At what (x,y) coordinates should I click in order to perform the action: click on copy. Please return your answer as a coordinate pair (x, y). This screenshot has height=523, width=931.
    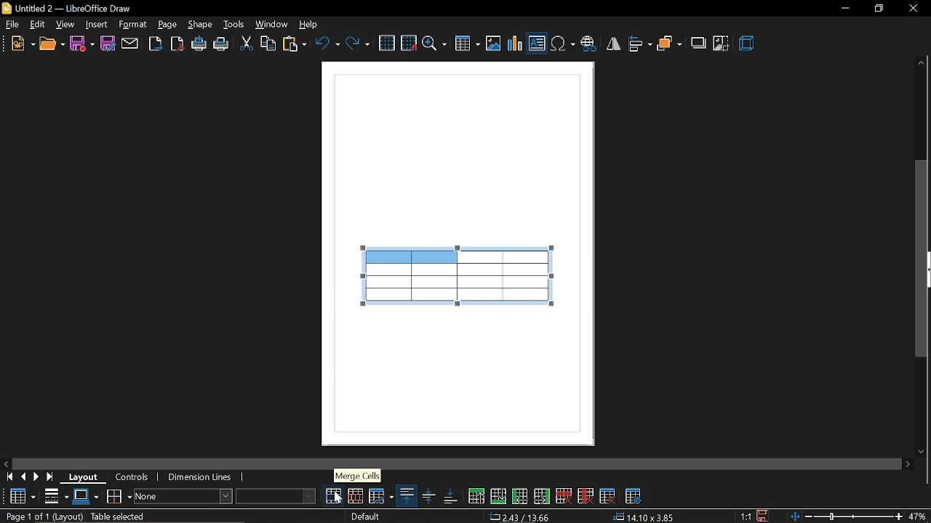
    Looking at the image, I should click on (267, 44).